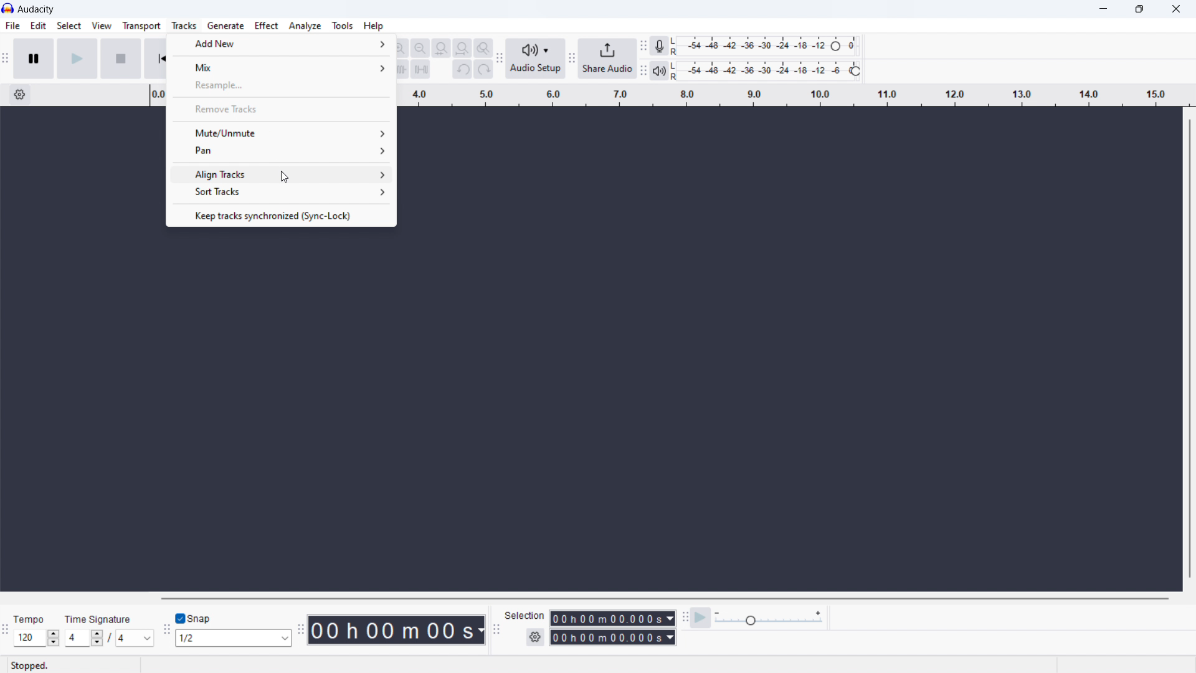 Image resolution: width=1196 pixels, height=673 pixels. What do you see at coordinates (499, 57) in the screenshot?
I see `audio setup toolbar` at bounding box center [499, 57].